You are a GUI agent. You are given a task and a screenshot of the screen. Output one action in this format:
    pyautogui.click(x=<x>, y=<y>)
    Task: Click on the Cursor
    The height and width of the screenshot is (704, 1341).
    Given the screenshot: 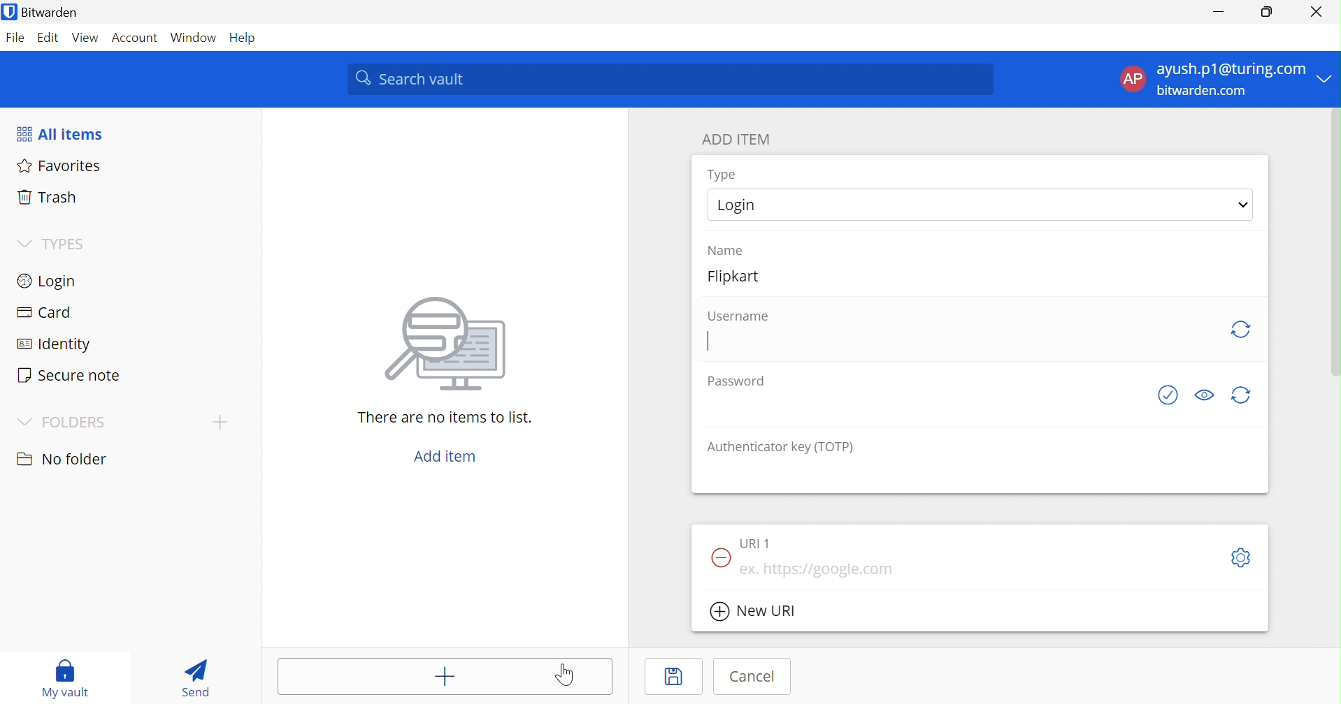 What is the action you would take?
    pyautogui.click(x=564, y=673)
    